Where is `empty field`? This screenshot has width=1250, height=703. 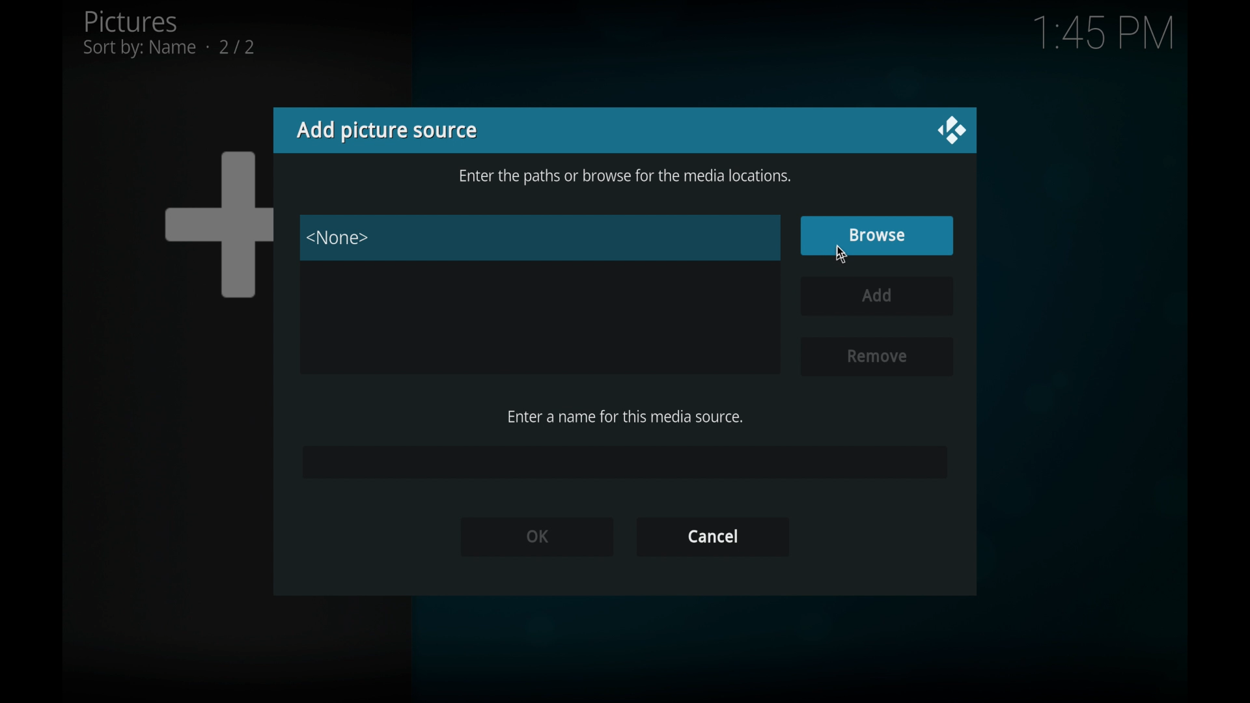 empty field is located at coordinates (624, 462).